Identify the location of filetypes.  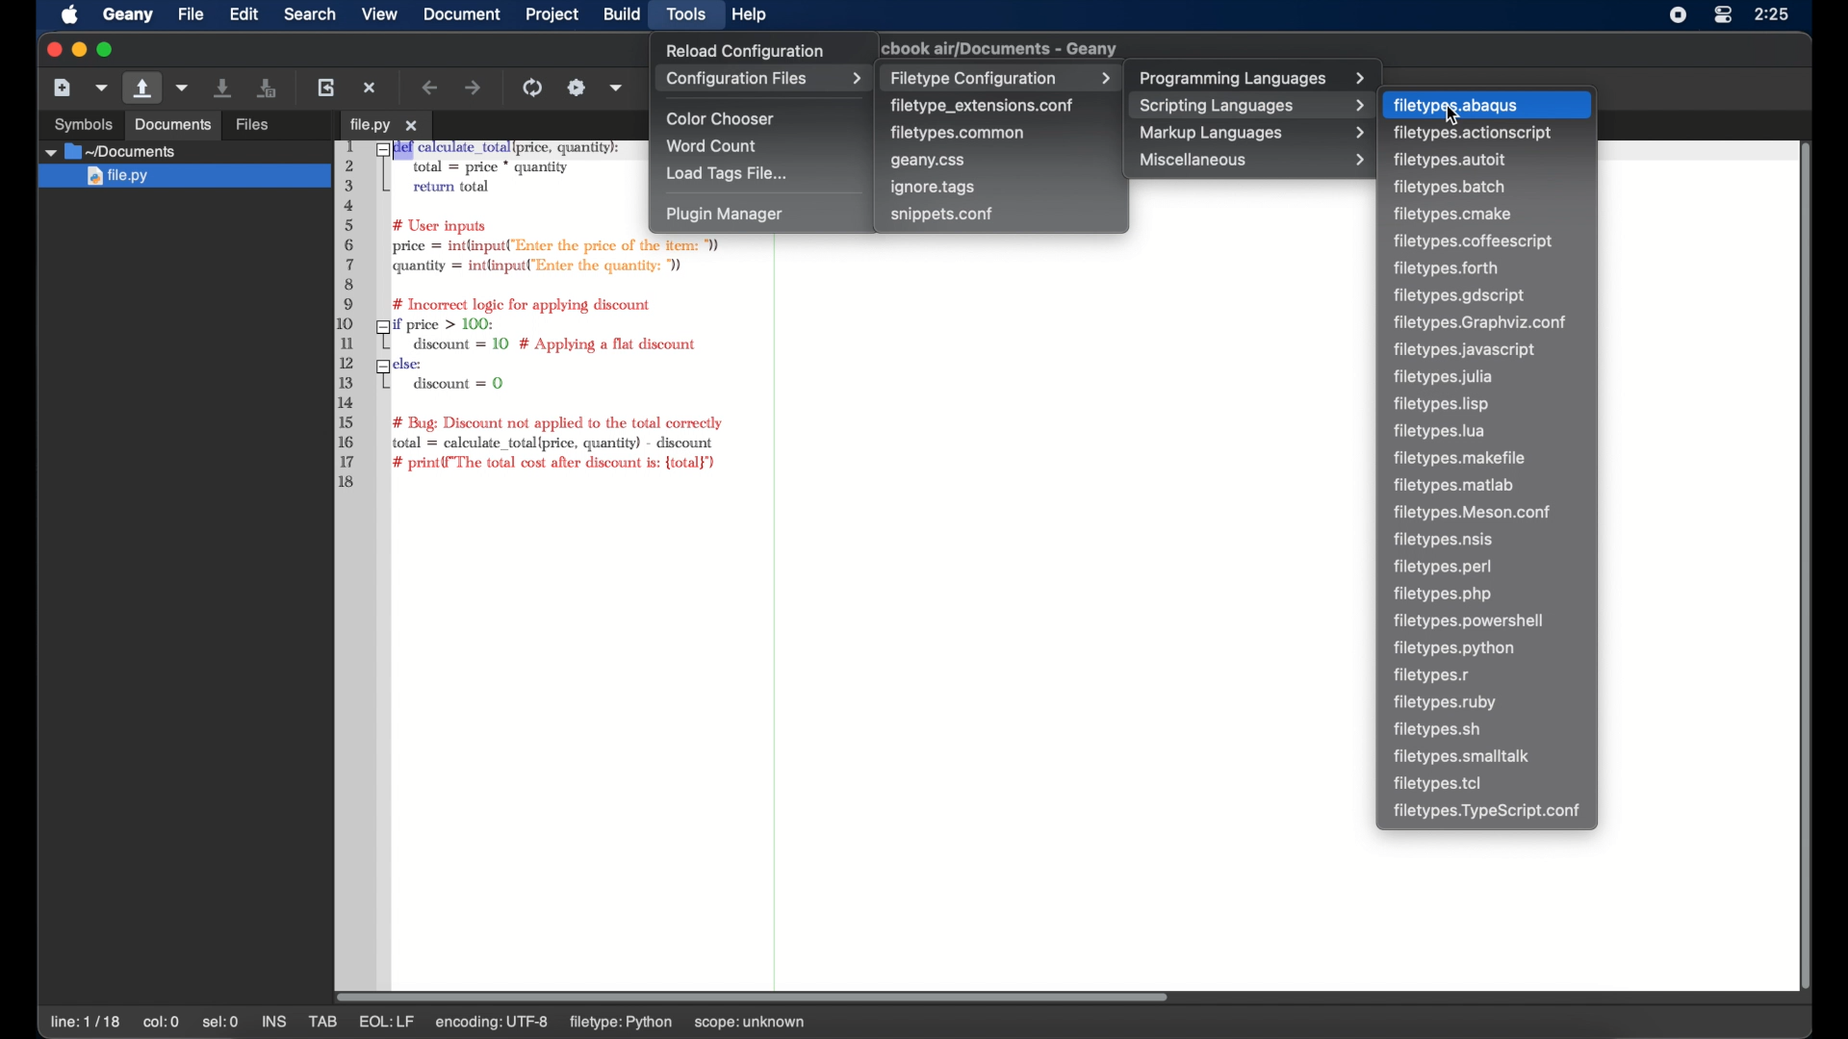
(1437, 730).